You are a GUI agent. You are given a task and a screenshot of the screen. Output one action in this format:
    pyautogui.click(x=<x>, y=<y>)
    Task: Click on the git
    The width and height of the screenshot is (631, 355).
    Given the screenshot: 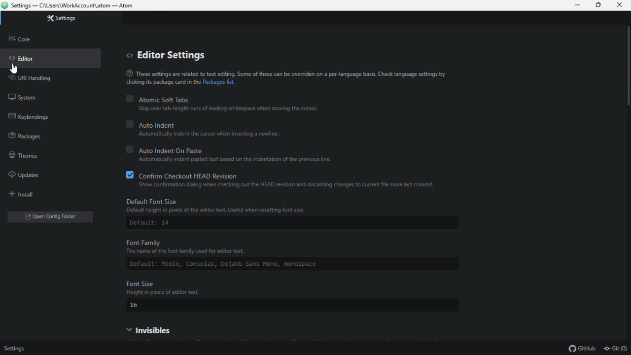 What is the action you would take?
    pyautogui.click(x=616, y=350)
    